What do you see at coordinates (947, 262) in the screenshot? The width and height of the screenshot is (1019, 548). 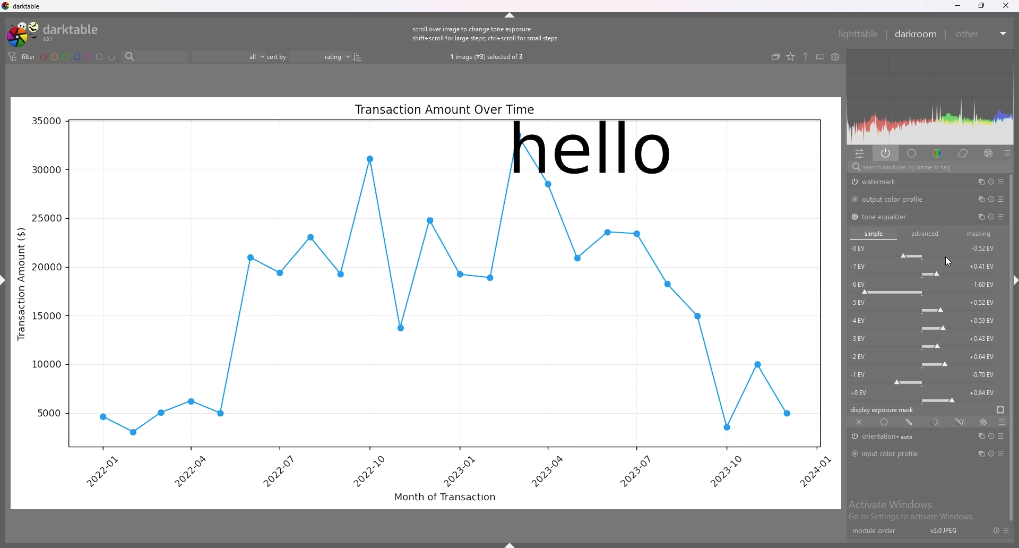 I see `cursor` at bounding box center [947, 262].